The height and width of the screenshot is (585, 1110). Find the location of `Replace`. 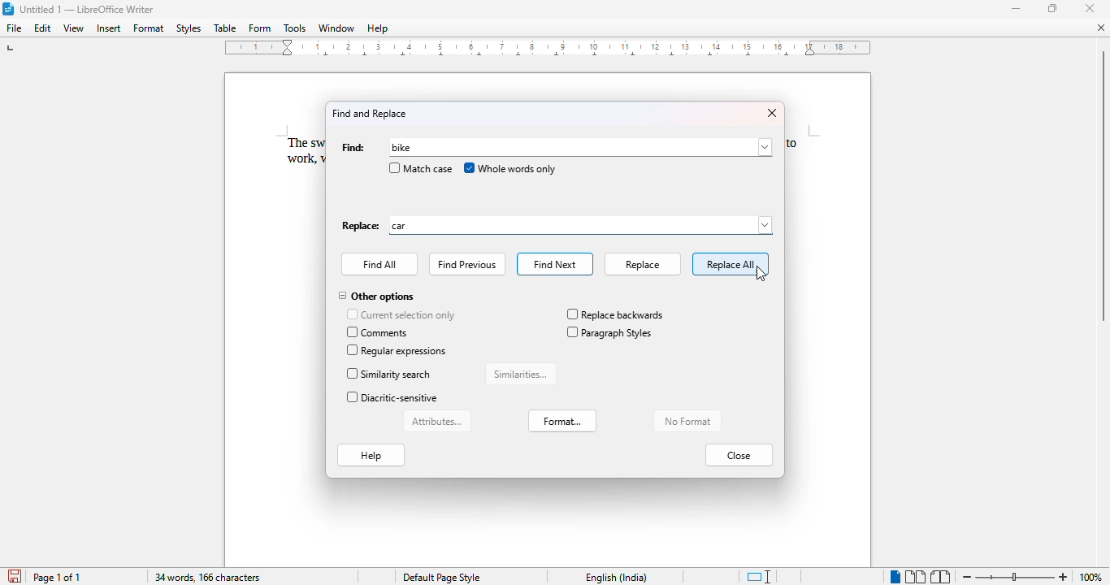

Replace is located at coordinates (359, 227).